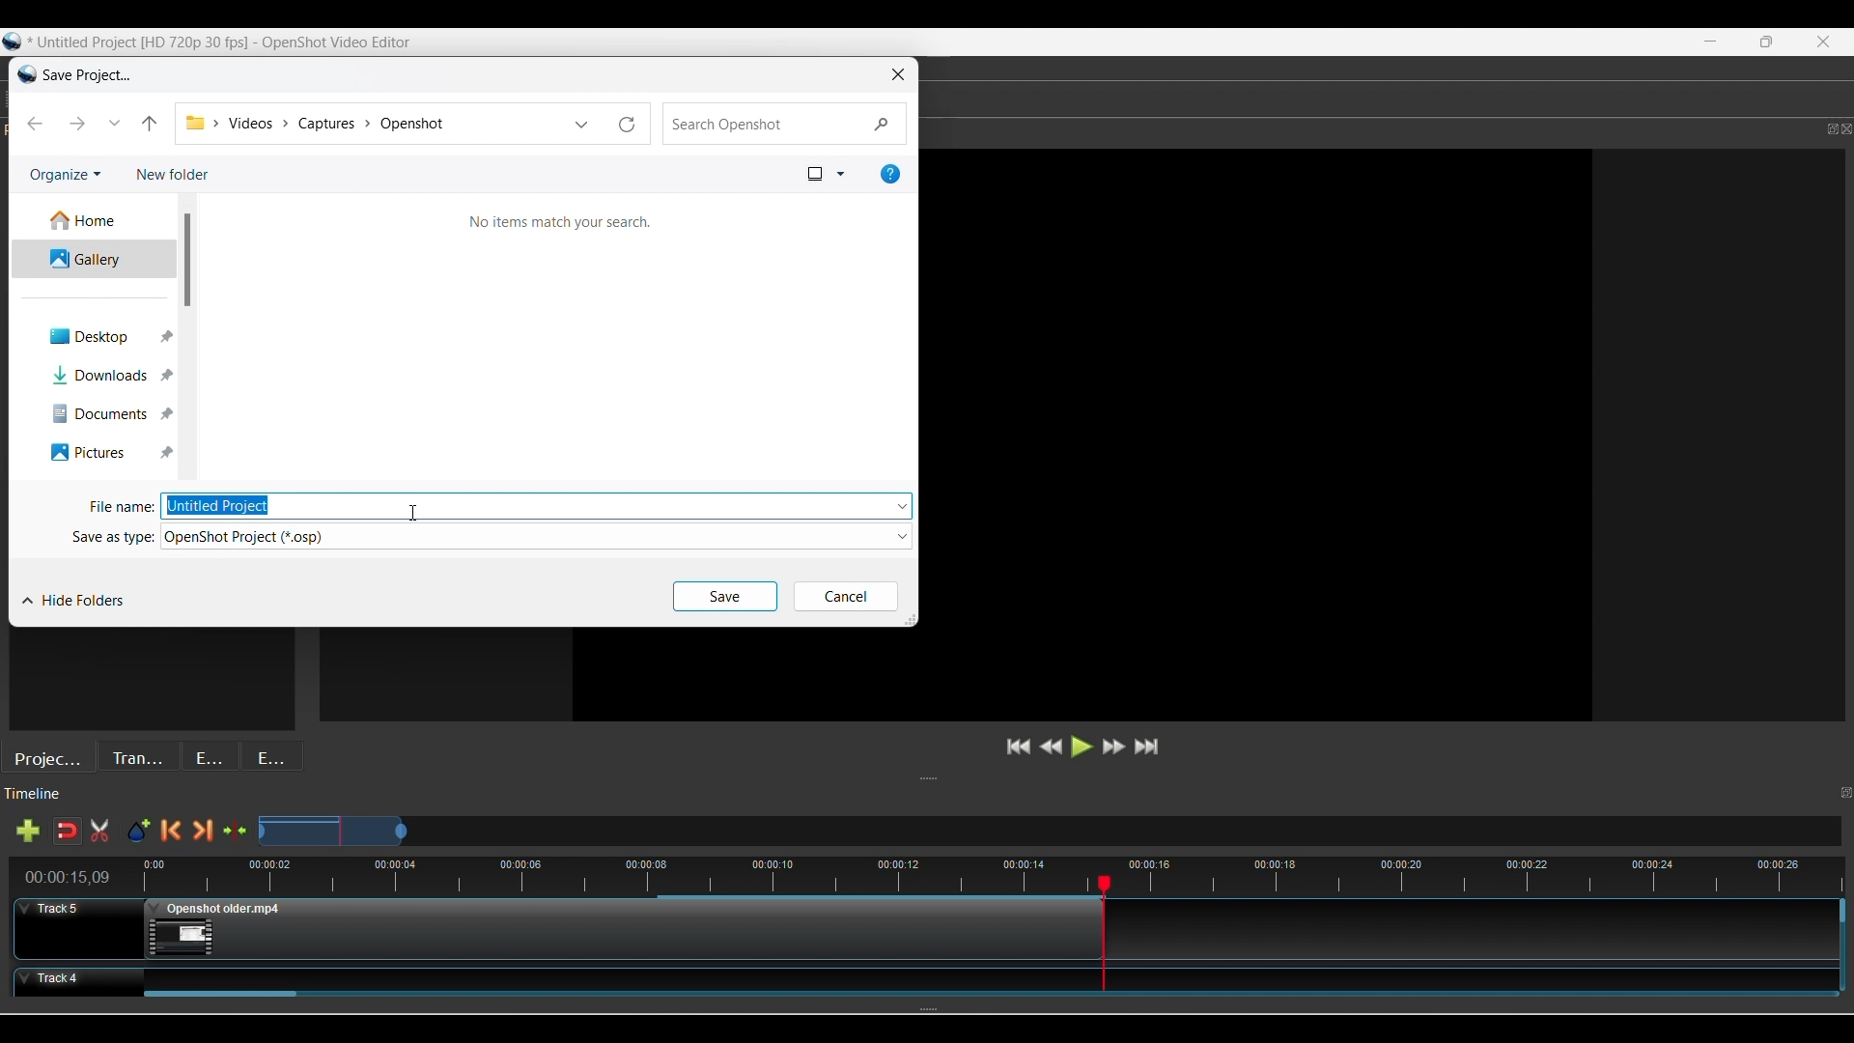 The height and width of the screenshot is (1043, 1854). What do you see at coordinates (1048, 832) in the screenshot?
I see `Zoom Slider` at bounding box center [1048, 832].